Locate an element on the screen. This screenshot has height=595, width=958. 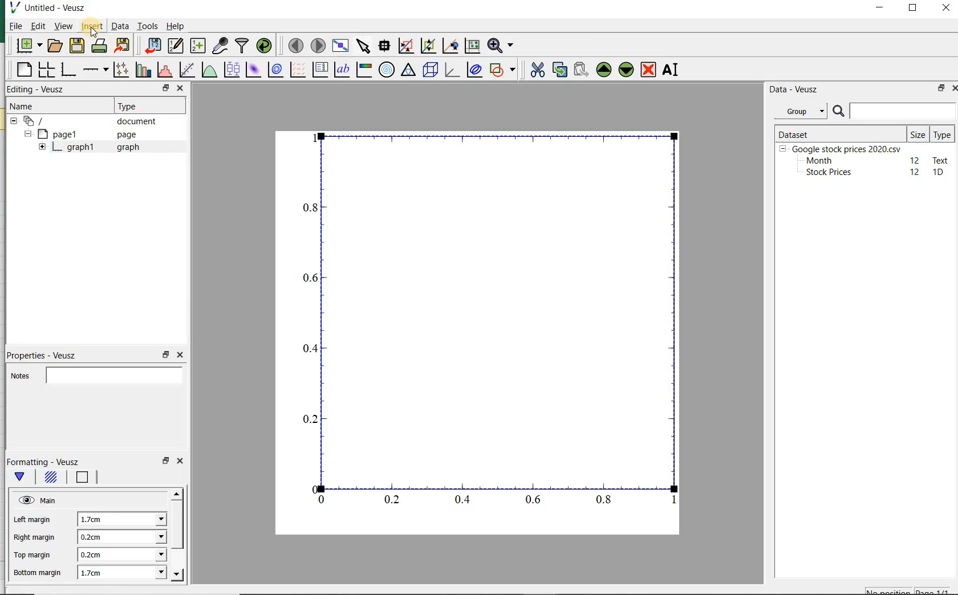
Tools is located at coordinates (147, 26).